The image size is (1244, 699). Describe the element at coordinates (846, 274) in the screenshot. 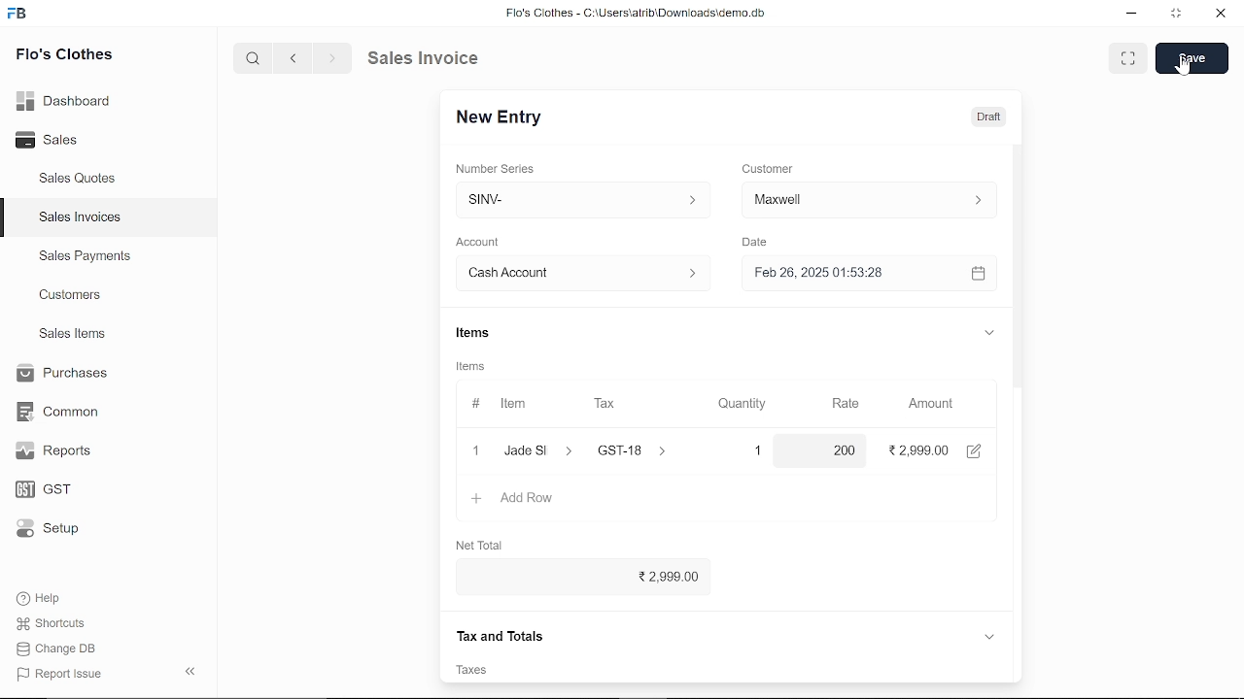

I see `Feb 26, 2025 01:53:28` at that location.